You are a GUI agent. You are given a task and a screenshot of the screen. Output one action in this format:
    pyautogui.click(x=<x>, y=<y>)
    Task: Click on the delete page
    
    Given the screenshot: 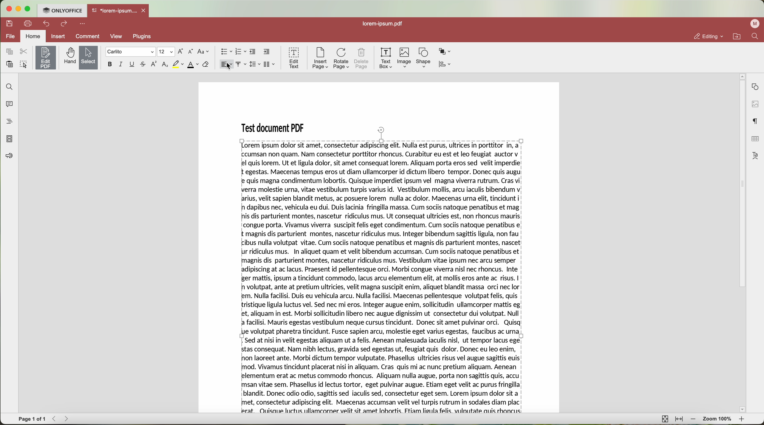 What is the action you would take?
    pyautogui.click(x=362, y=59)
    